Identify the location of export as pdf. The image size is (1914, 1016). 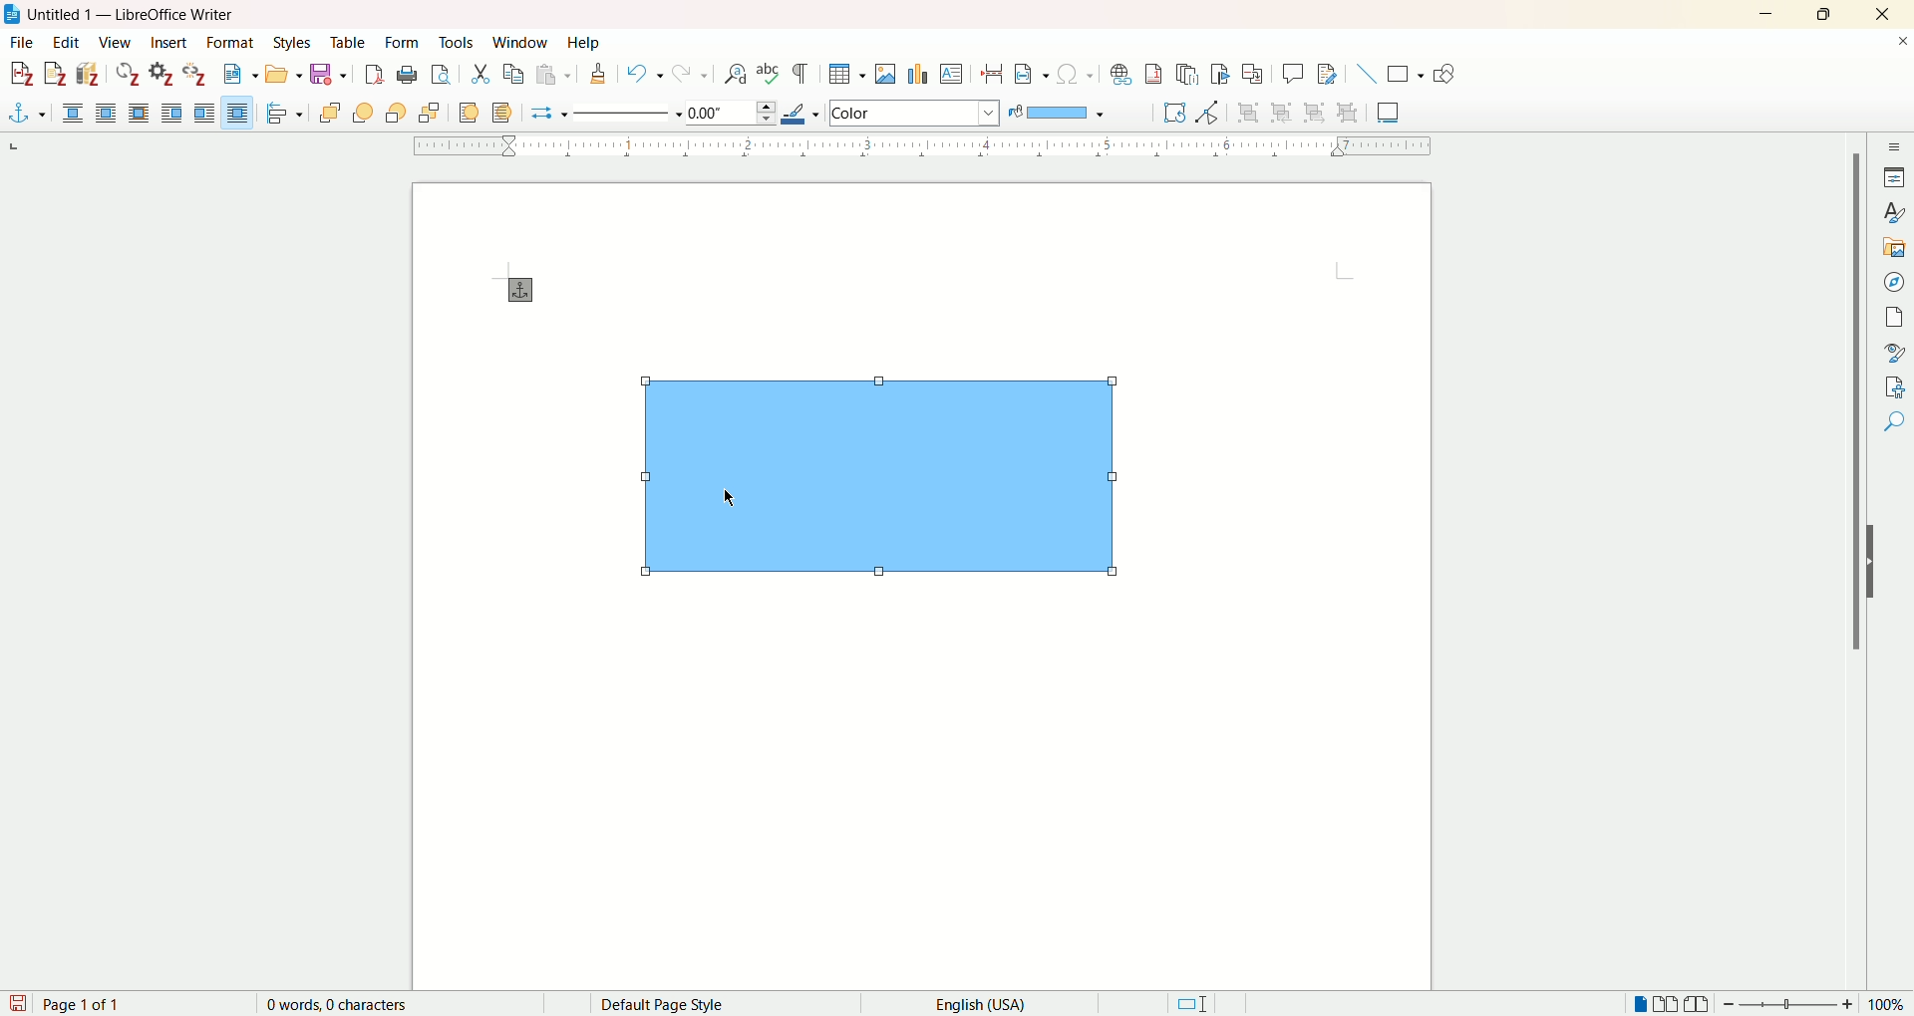
(376, 74).